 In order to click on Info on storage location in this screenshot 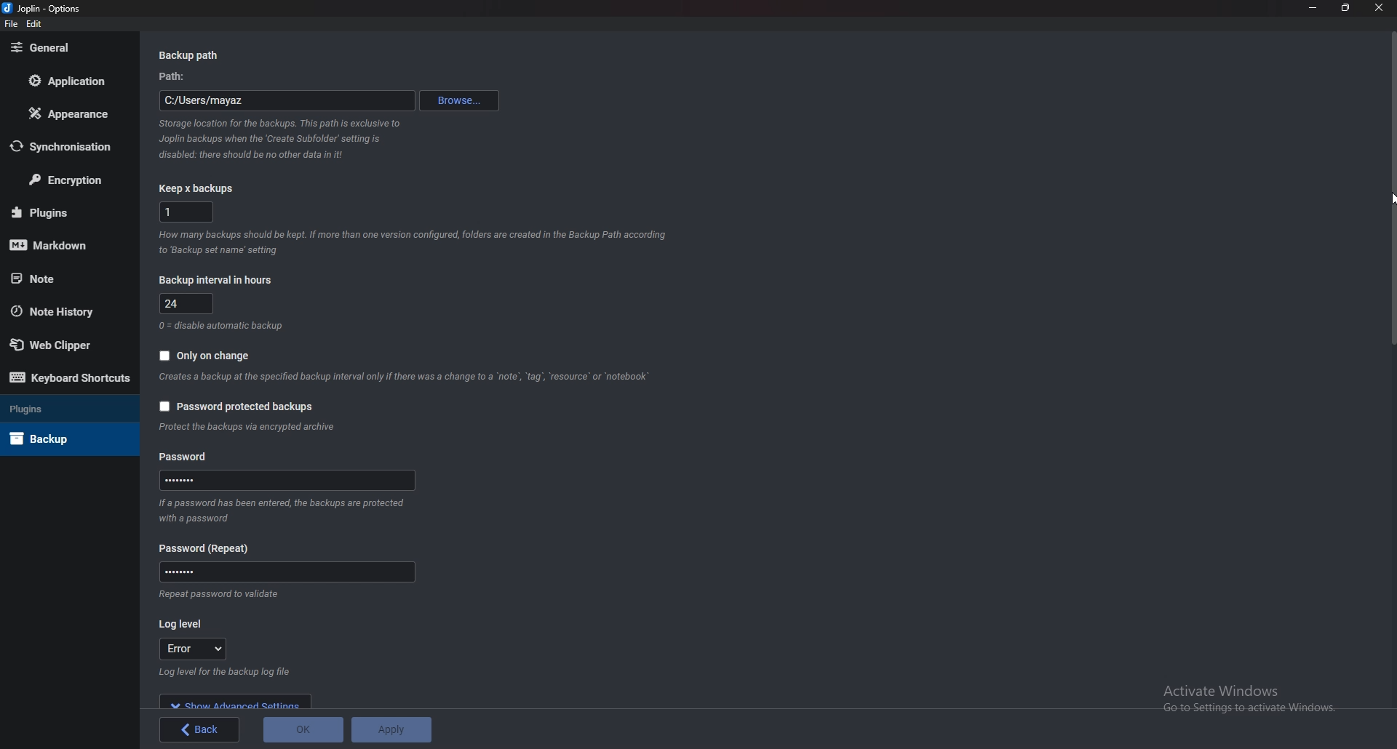, I will do `click(277, 140)`.